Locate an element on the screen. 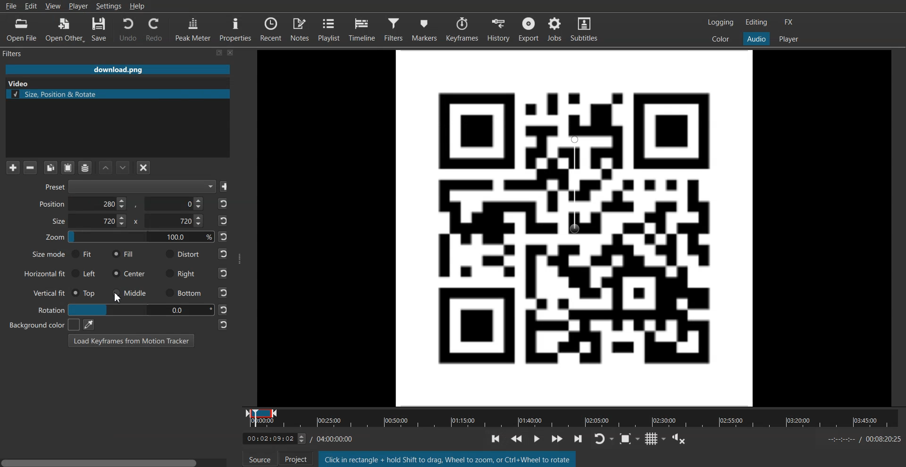 This screenshot has height=467, width=906. Move filter up is located at coordinates (106, 167).